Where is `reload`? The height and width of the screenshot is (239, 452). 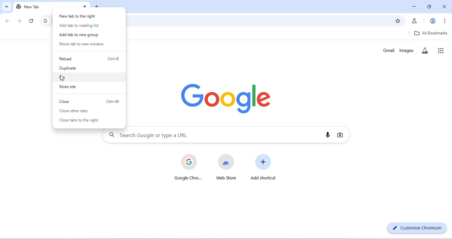 reload is located at coordinates (90, 59).